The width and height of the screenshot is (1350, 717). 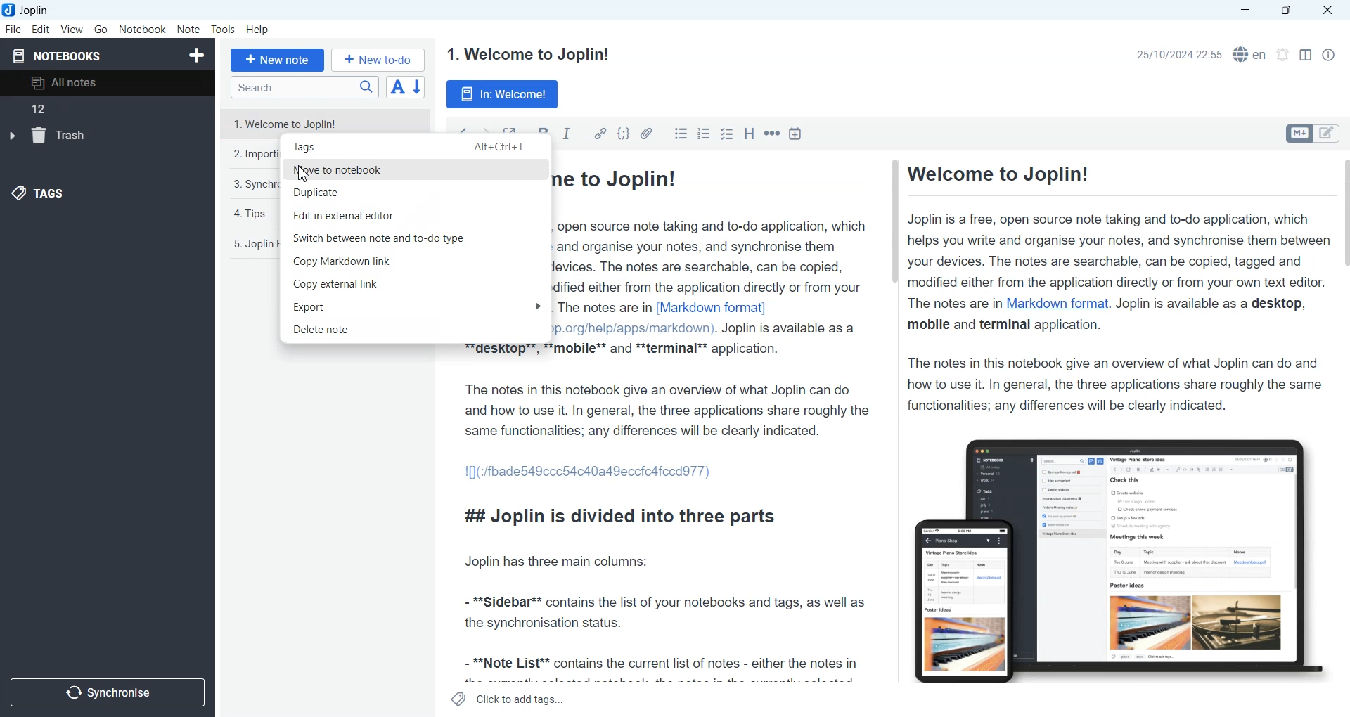 I want to click on Hyperlink, so click(x=600, y=134).